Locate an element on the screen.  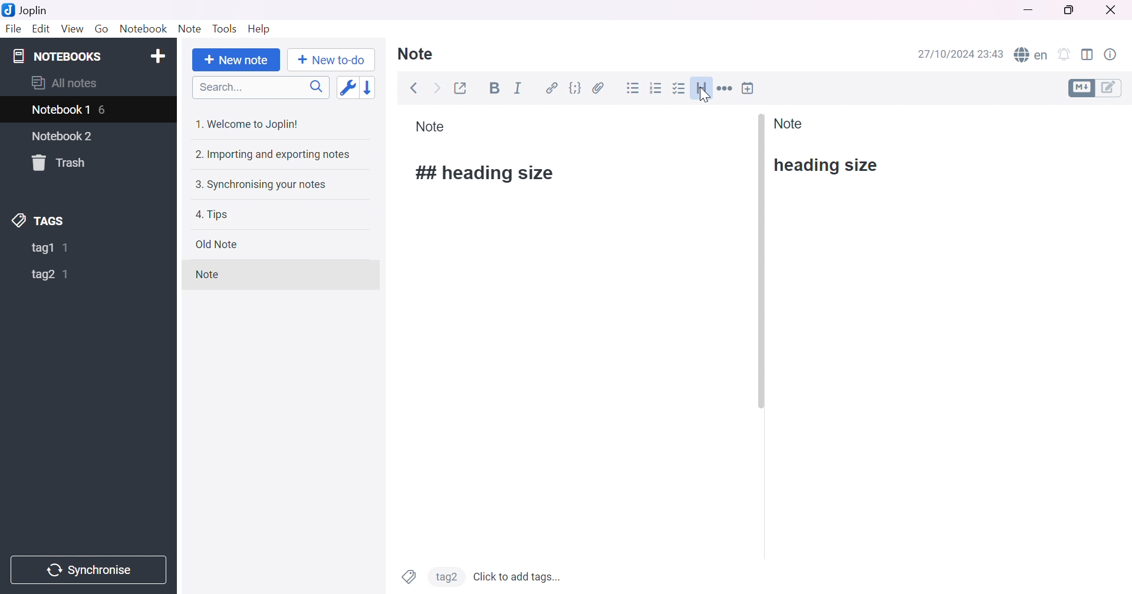
Italic is located at coordinates (519, 87).